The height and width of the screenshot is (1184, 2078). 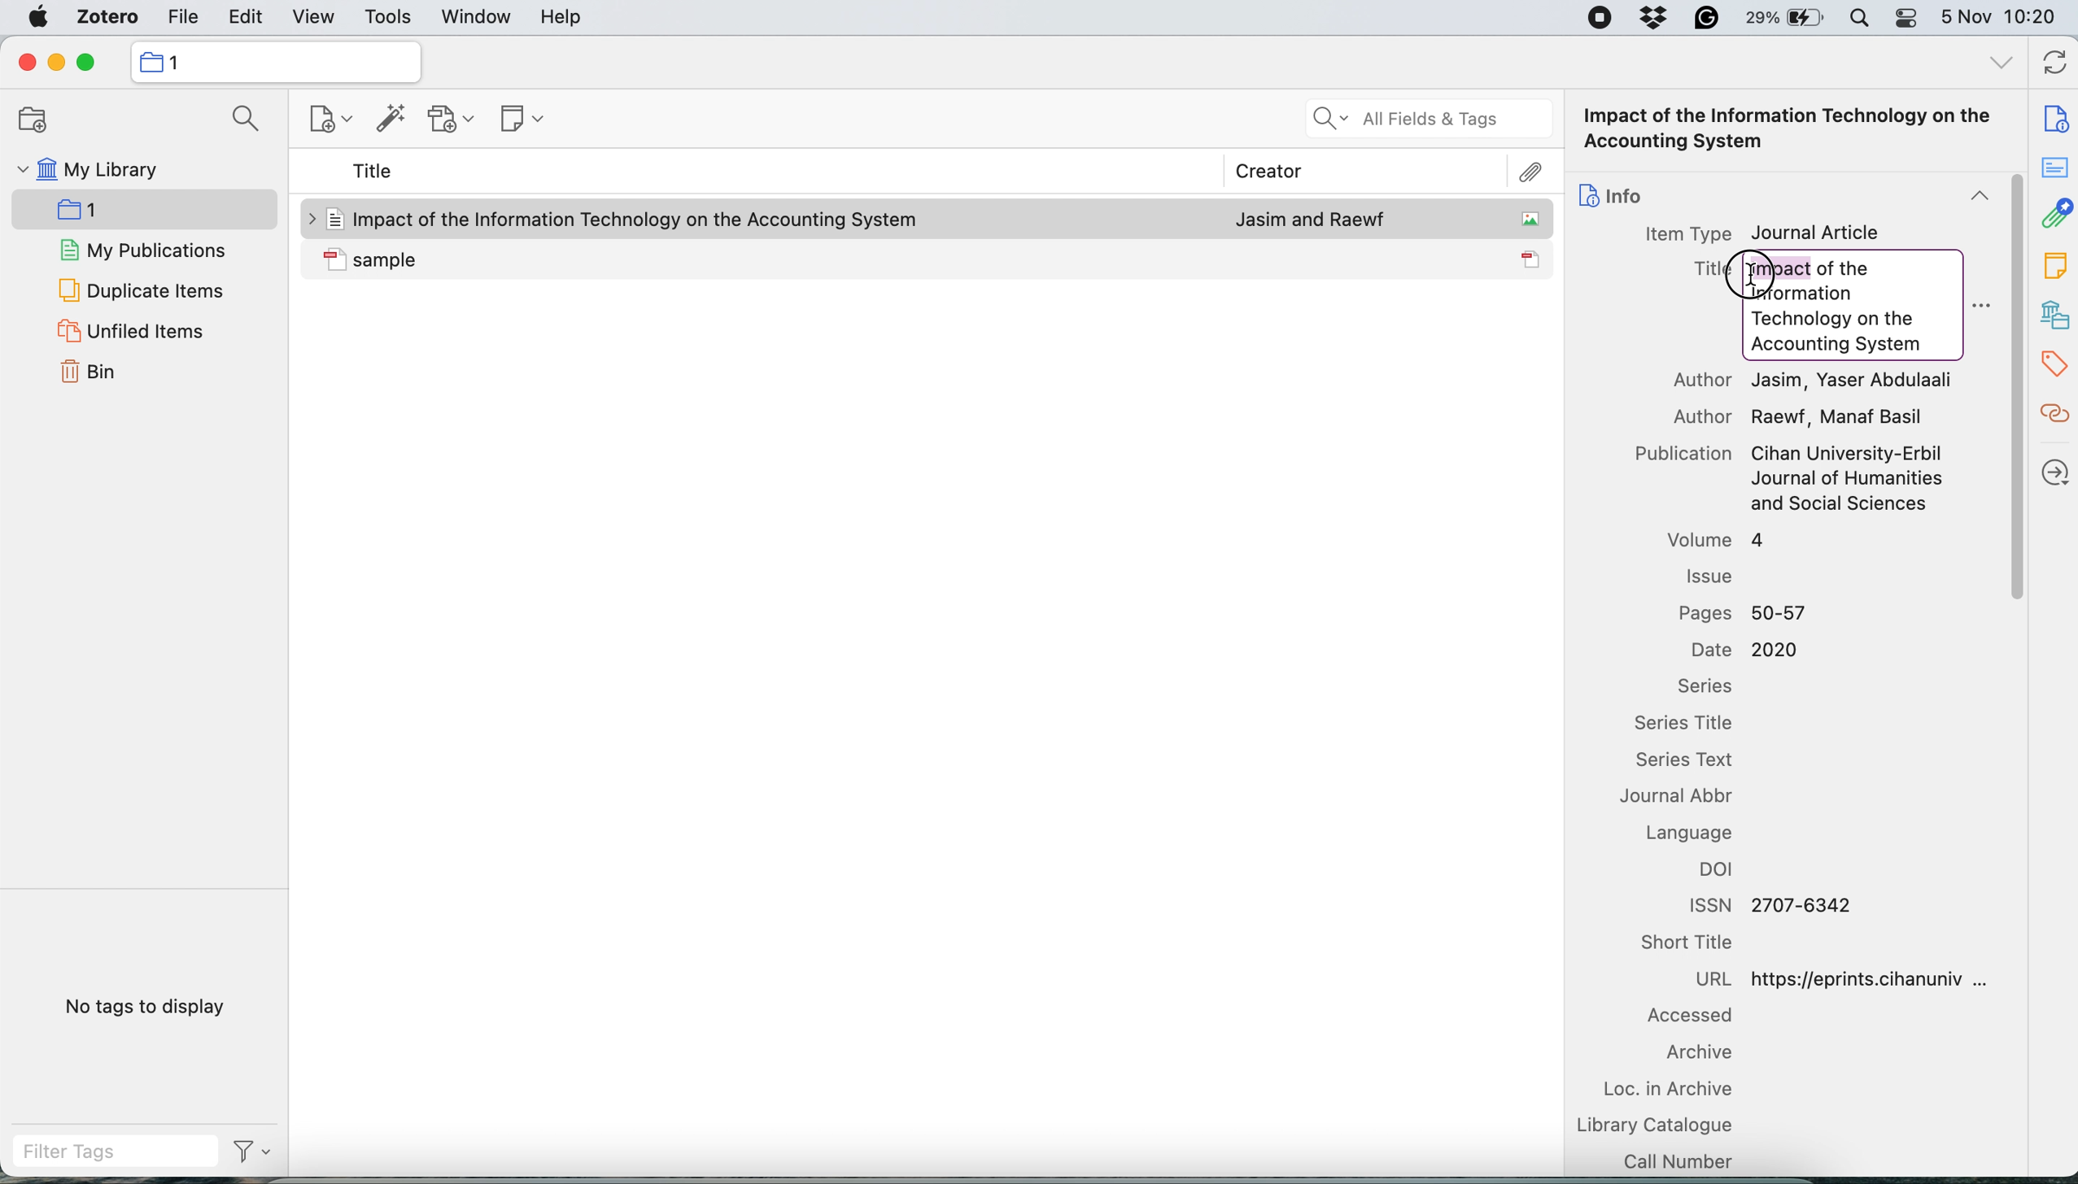 I want to click on of the, so click(x=1849, y=267).